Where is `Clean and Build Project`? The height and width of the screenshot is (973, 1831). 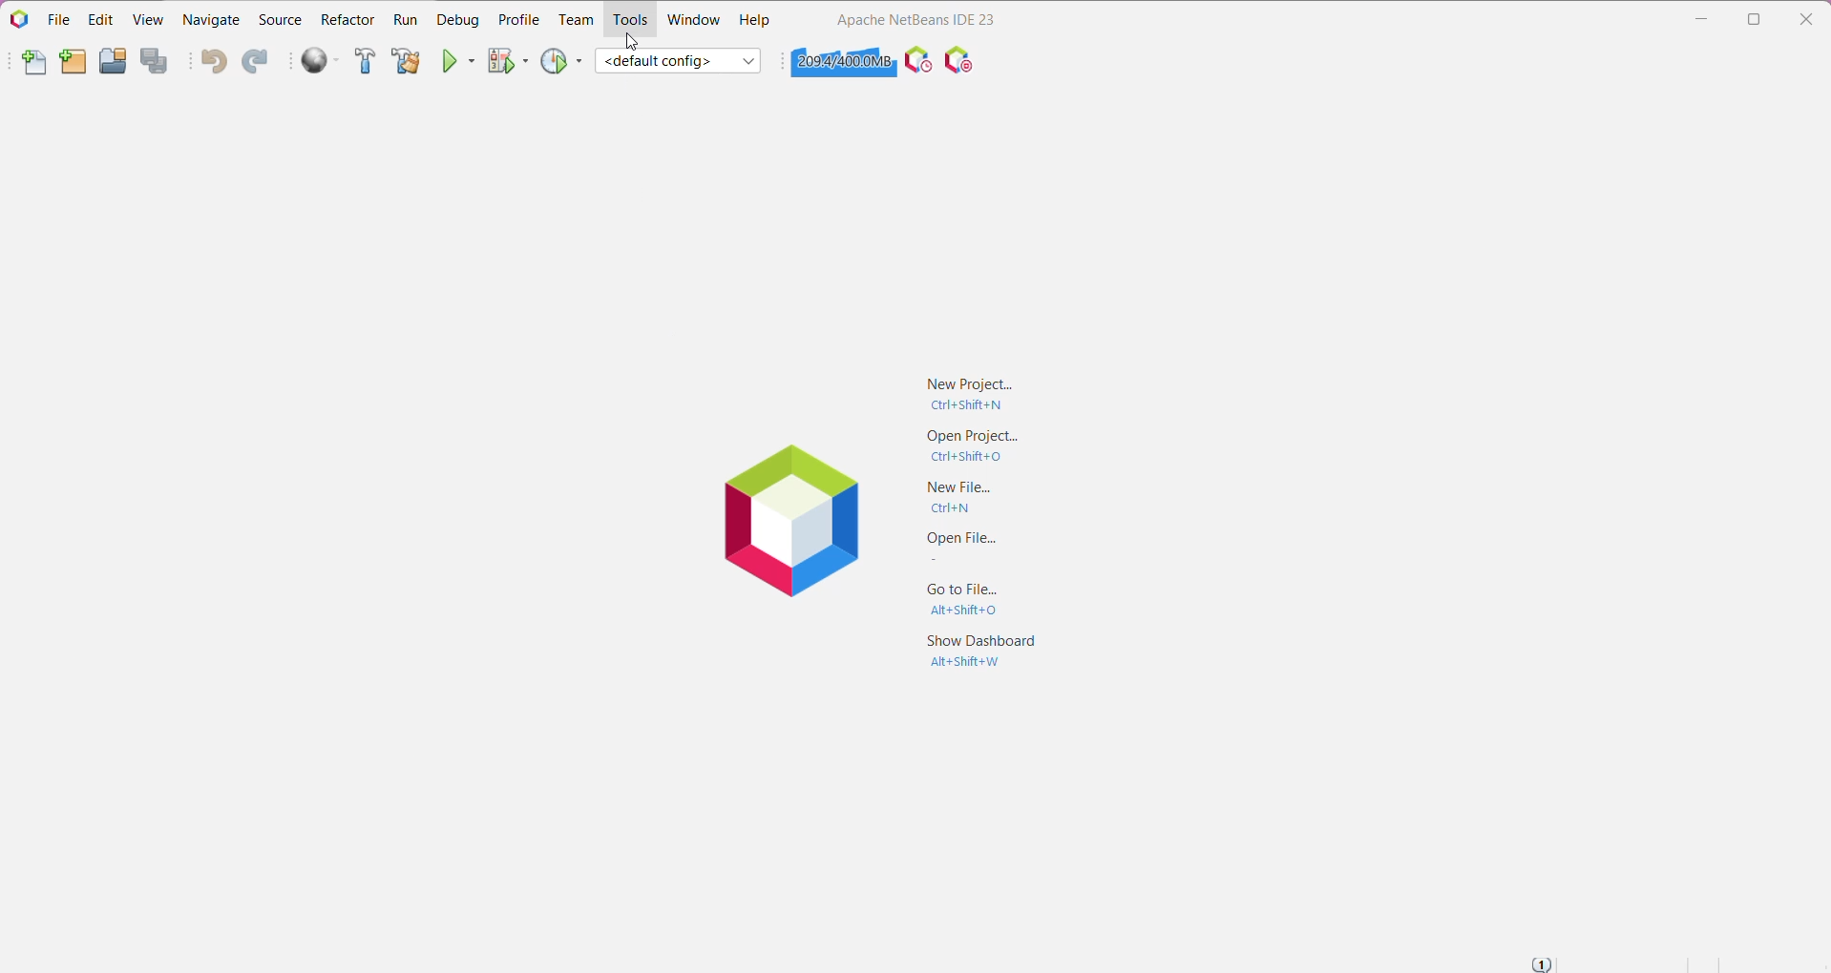 Clean and Build Project is located at coordinates (405, 62).